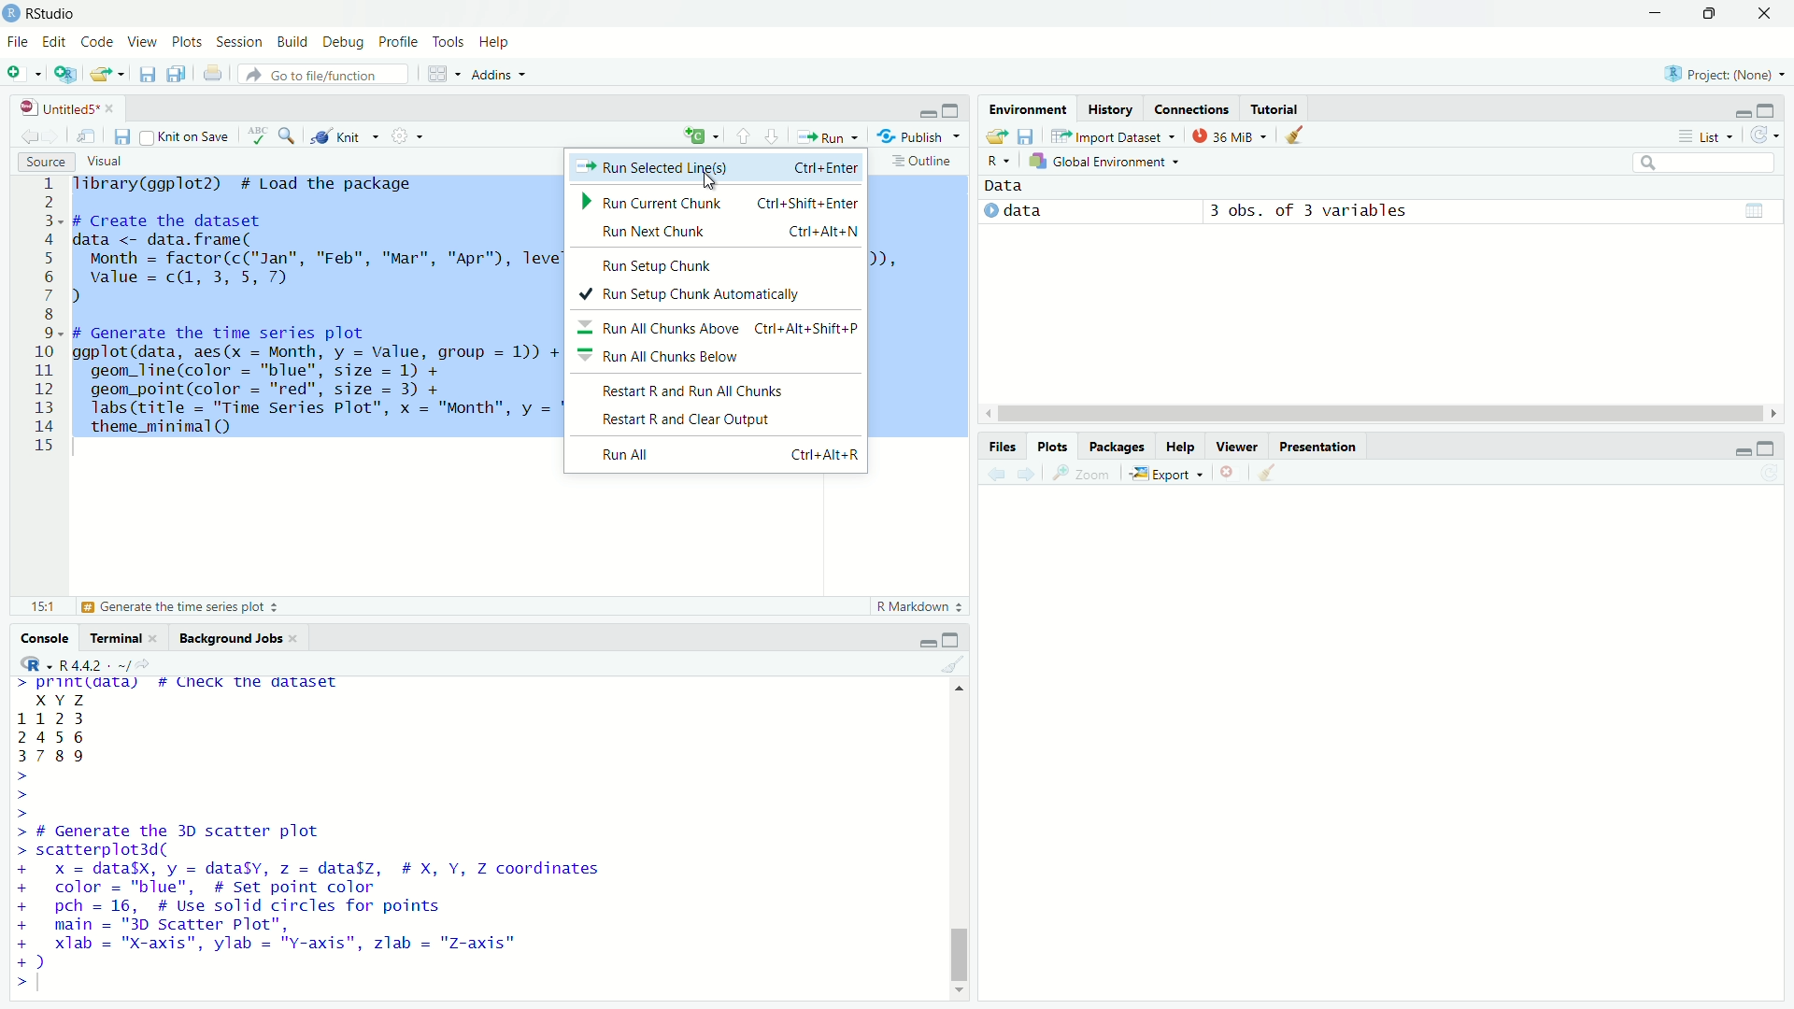 The image size is (1794, 1009). I want to click on Run All Chunks Above, so click(719, 330).